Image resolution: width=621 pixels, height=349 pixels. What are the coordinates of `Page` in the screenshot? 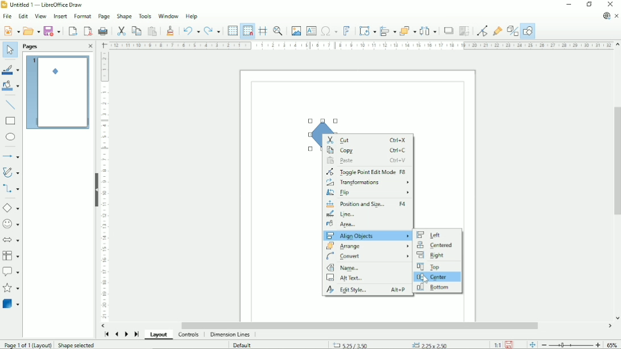 It's located at (103, 16).